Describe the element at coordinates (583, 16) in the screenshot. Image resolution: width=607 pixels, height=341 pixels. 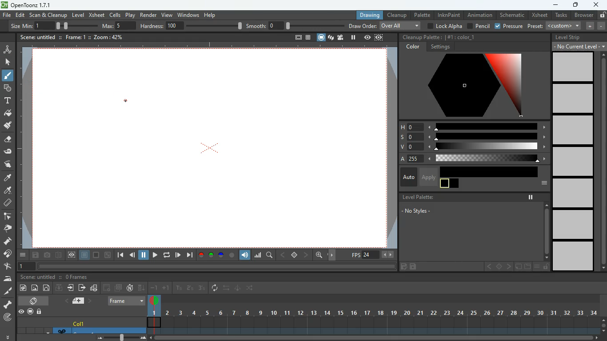
I see `browser` at that location.